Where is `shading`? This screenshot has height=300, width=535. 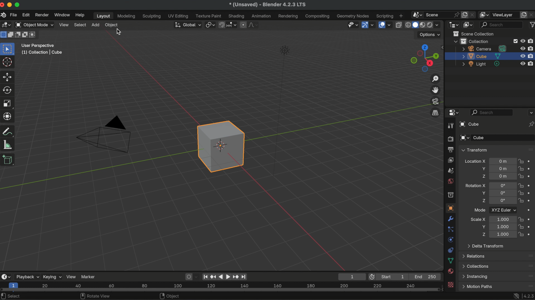 shading is located at coordinates (237, 16).